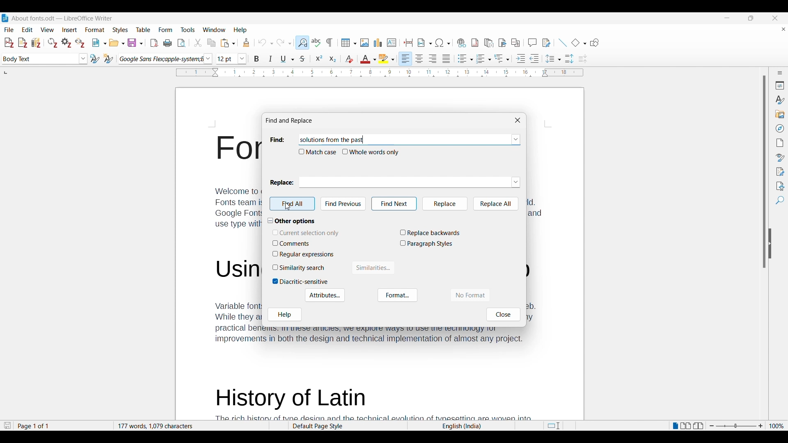 The height and width of the screenshot is (443, 788). Describe the element at coordinates (144, 30) in the screenshot. I see `Table menu` at that location.